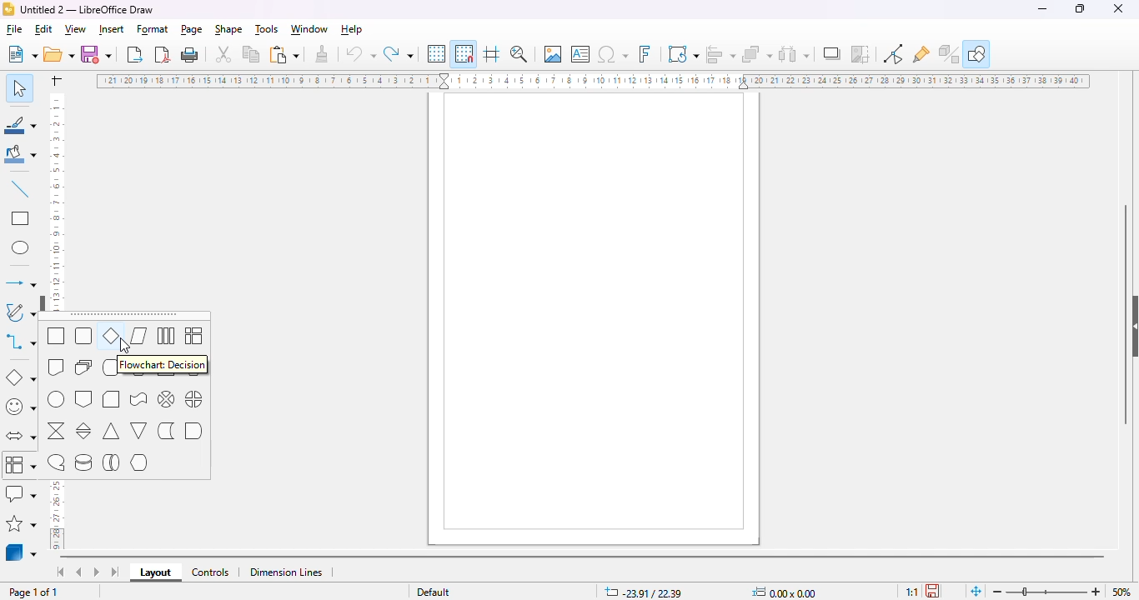 Image resolution: width=1139 pixels, height=600 pixels. I want to click on fill color, so click(20, 155).